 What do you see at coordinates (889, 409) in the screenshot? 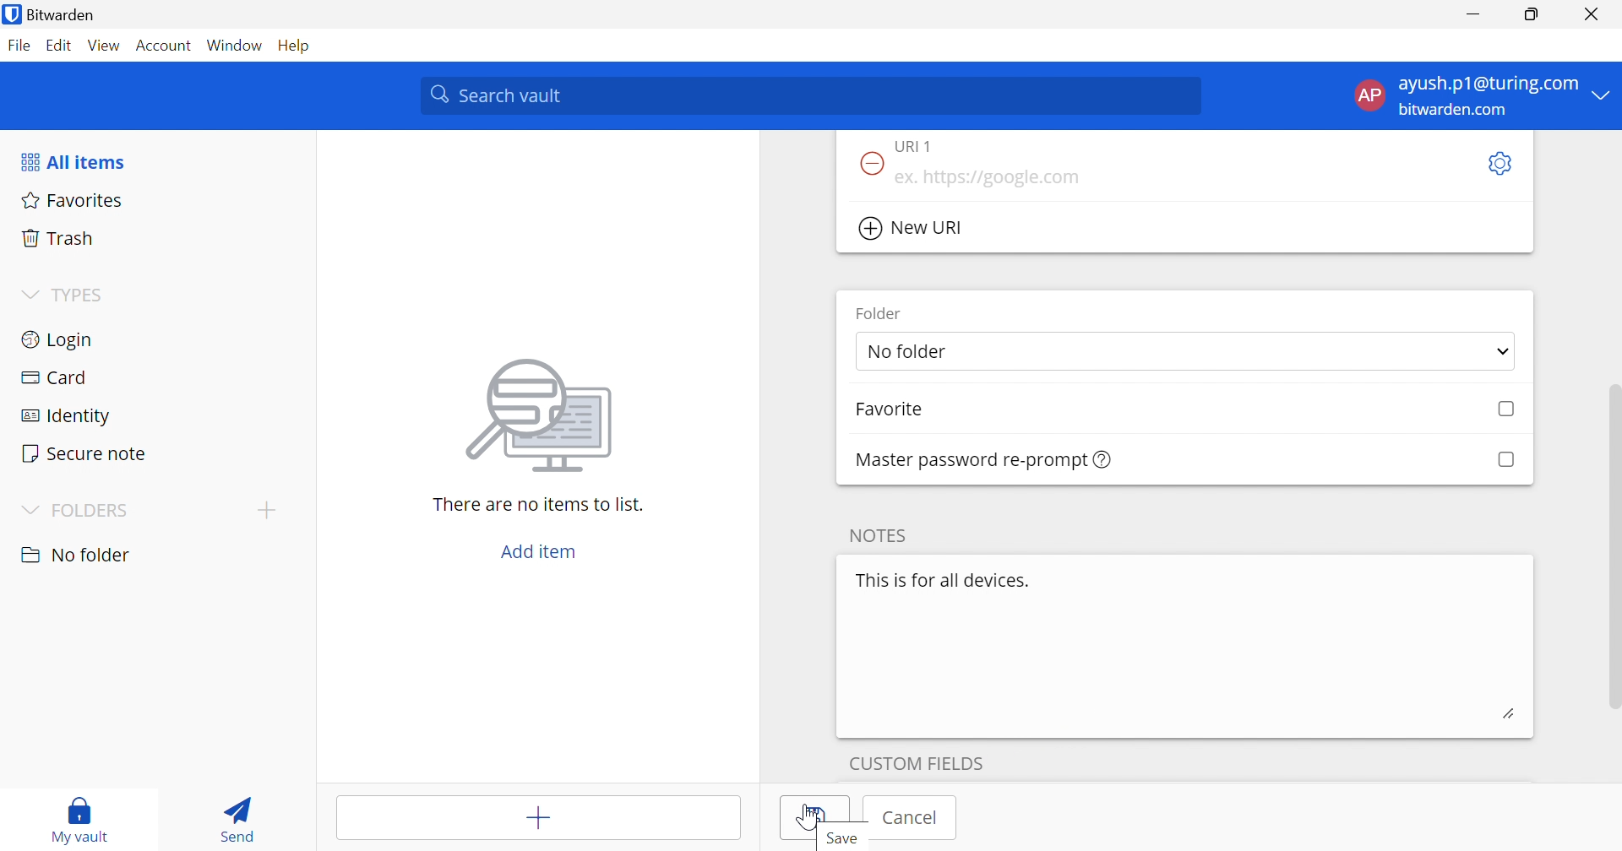
I see `Favorite` at bounding box center [889, 409].